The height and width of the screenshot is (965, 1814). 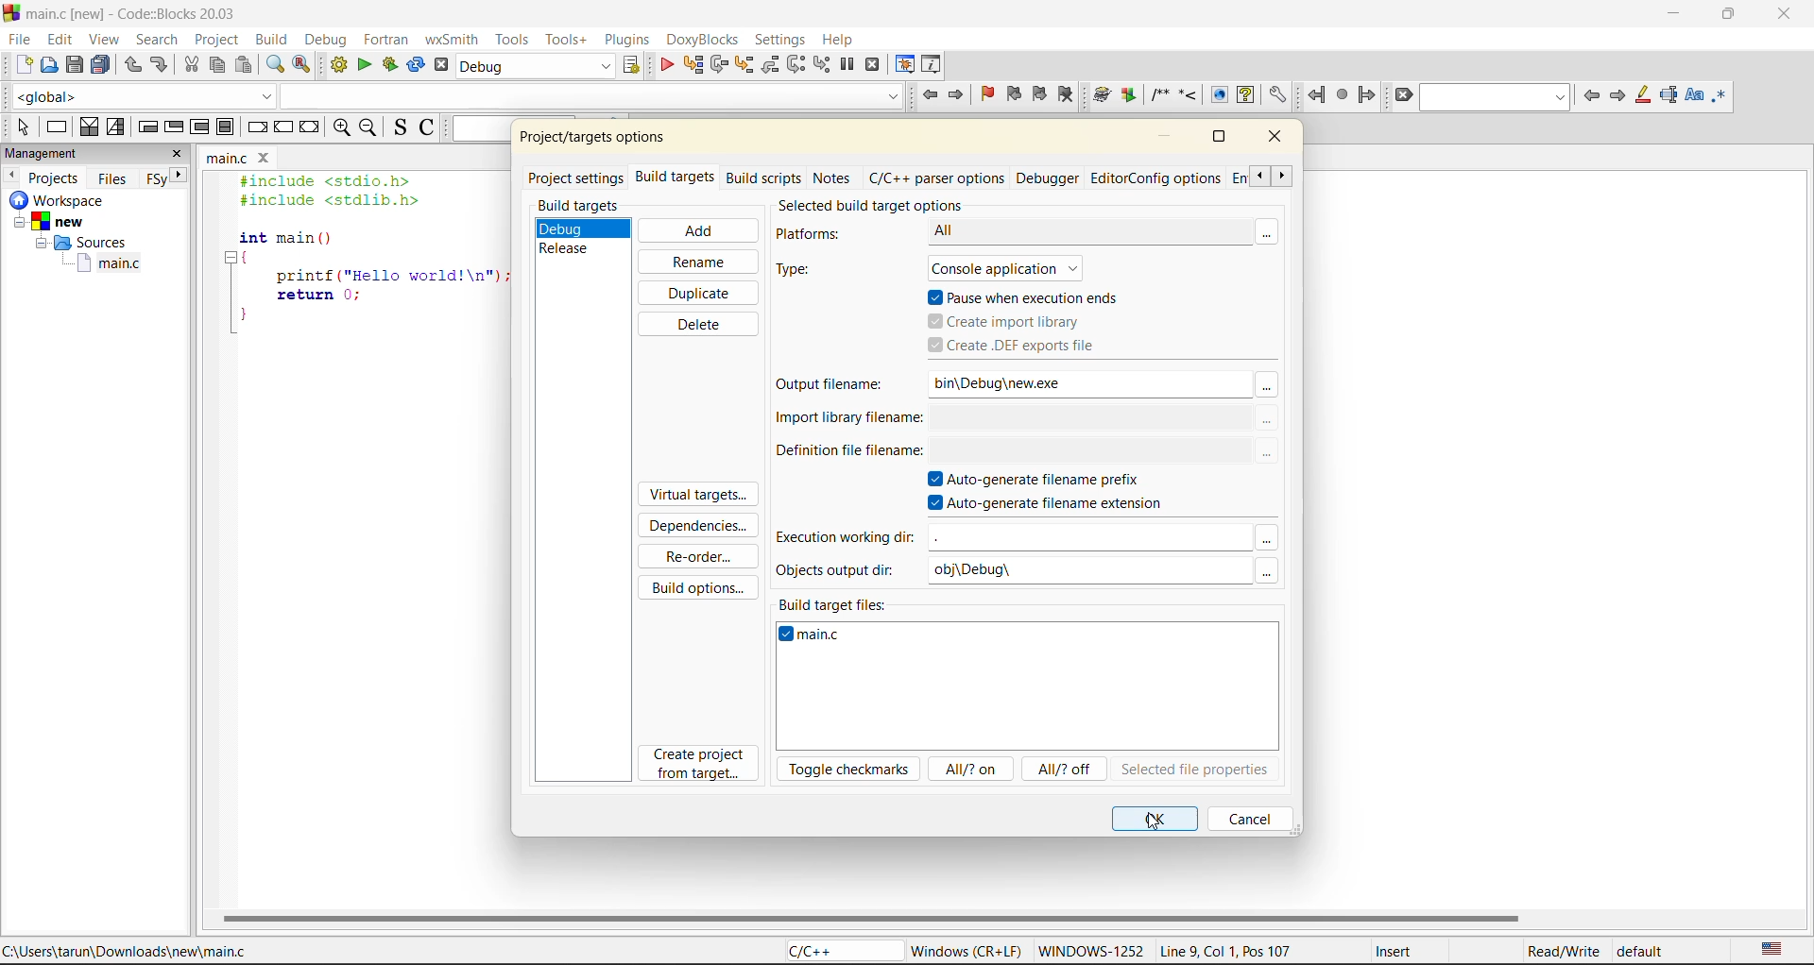 I want to click on #include <stdio.h>

#include <stdlib.h>

int main ()

{
printf ("Hello world!\n");
return 0;

}, so click(x=366, y=258).